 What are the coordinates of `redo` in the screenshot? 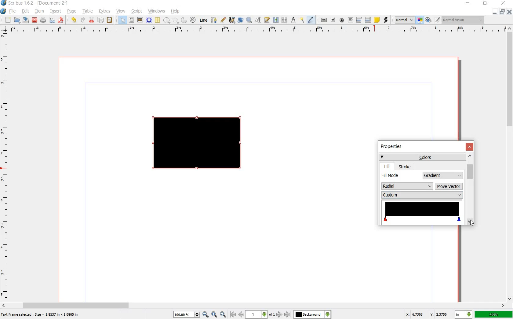 It's located at (83, 20).